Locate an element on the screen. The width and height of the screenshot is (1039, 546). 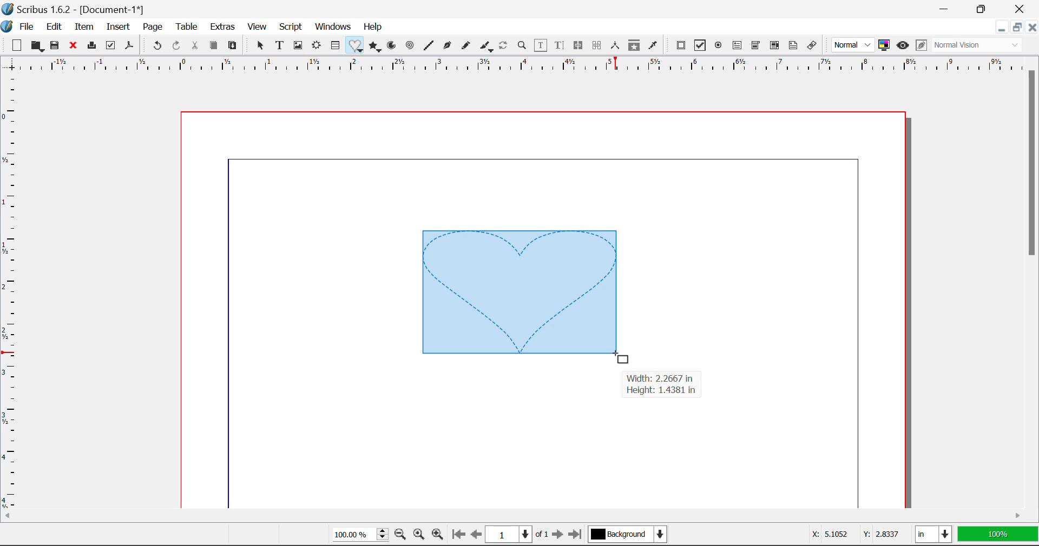
Image Frames is located at coordinates (298, 45).